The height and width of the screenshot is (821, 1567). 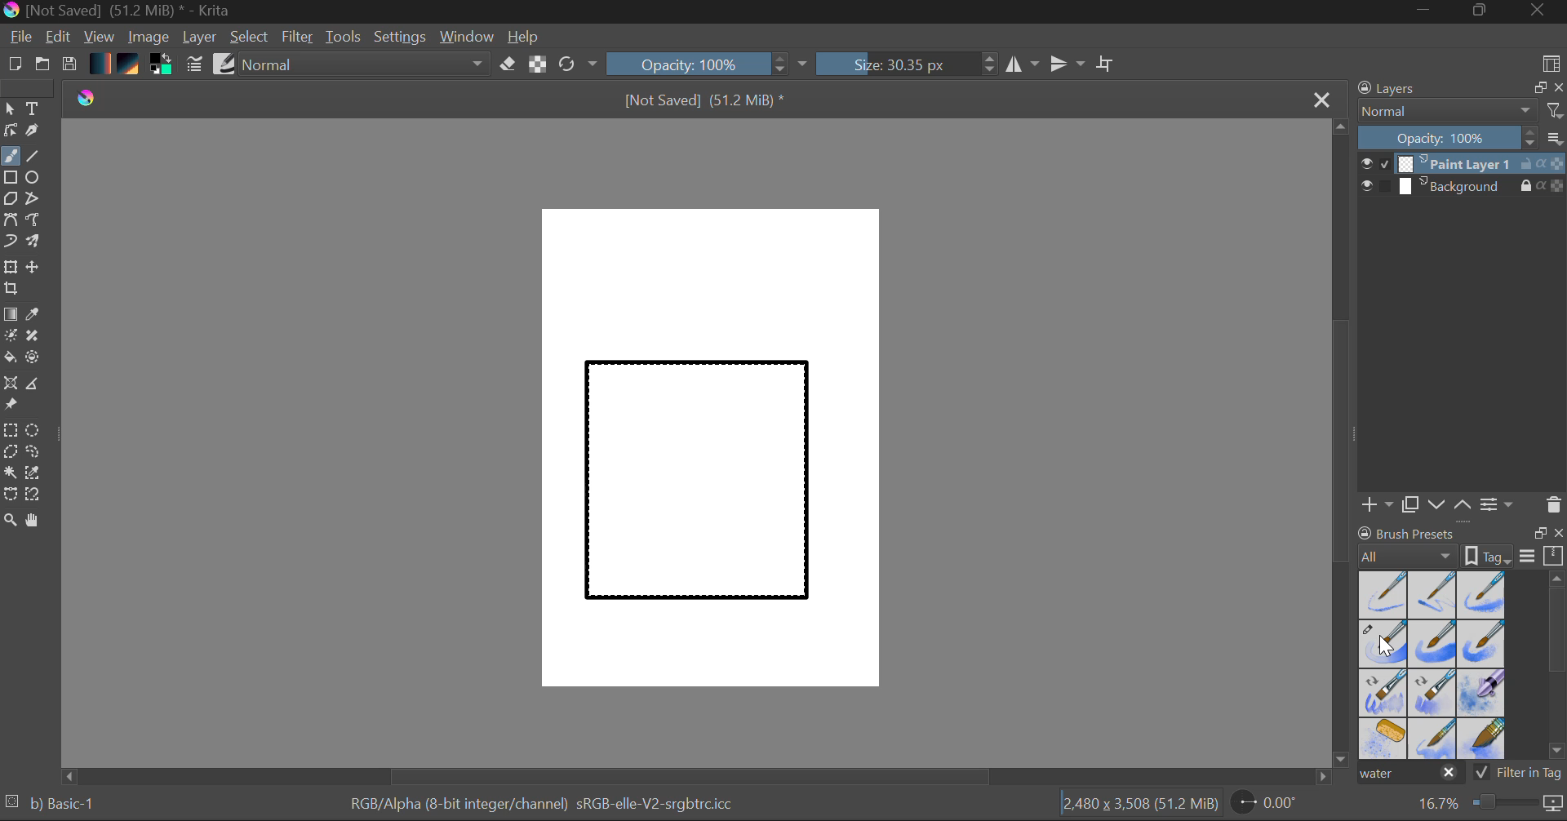 I want to click on Magnetic Selection Tool, so click(x=33, y=495).